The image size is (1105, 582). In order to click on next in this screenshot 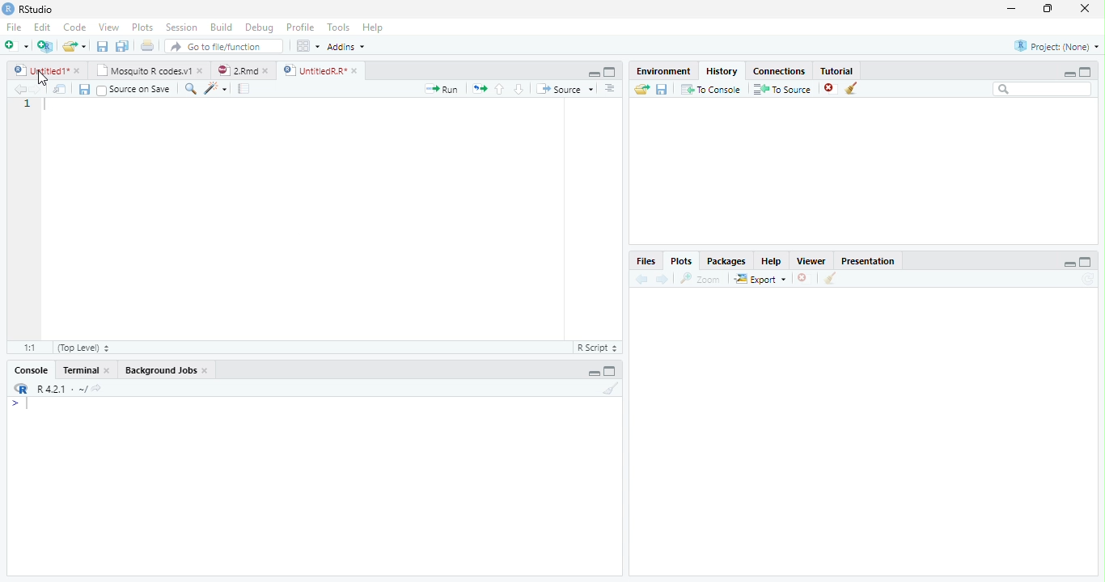, I will do `click(664, 280)`.